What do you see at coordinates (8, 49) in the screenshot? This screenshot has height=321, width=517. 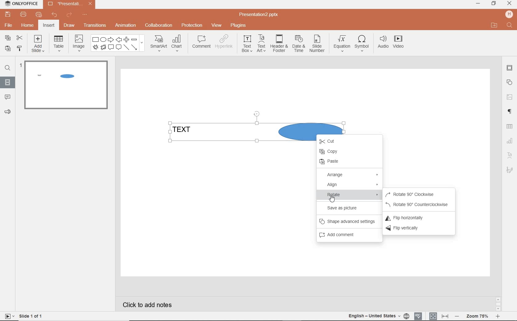 I see `paste` at bounding box center [8, 49].